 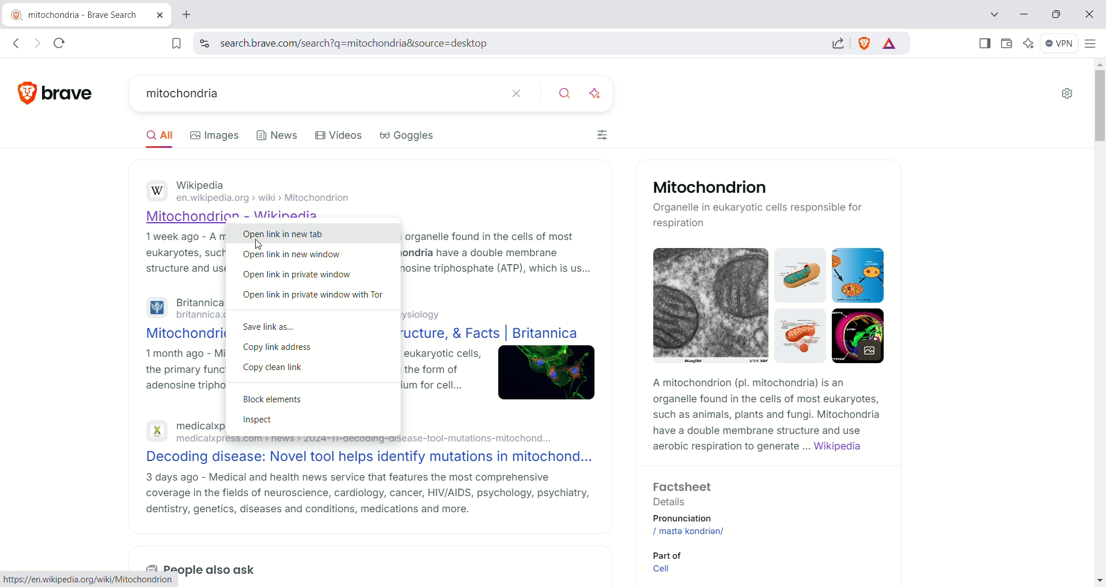 What do you see at coordinates (1007, 44) in the screenshot?
I see `wallet` at bounding box center [1007, 44].